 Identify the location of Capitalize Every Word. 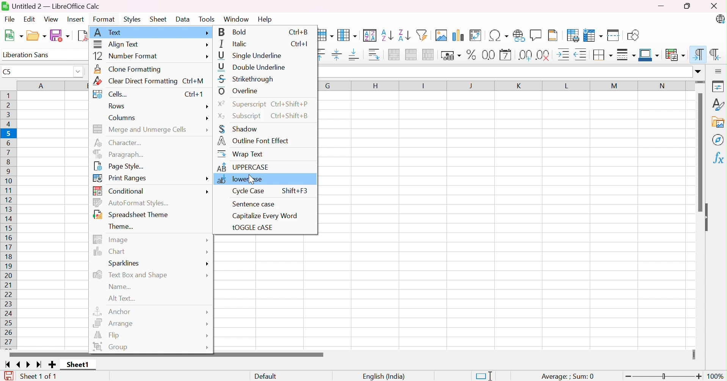
(265, 216).